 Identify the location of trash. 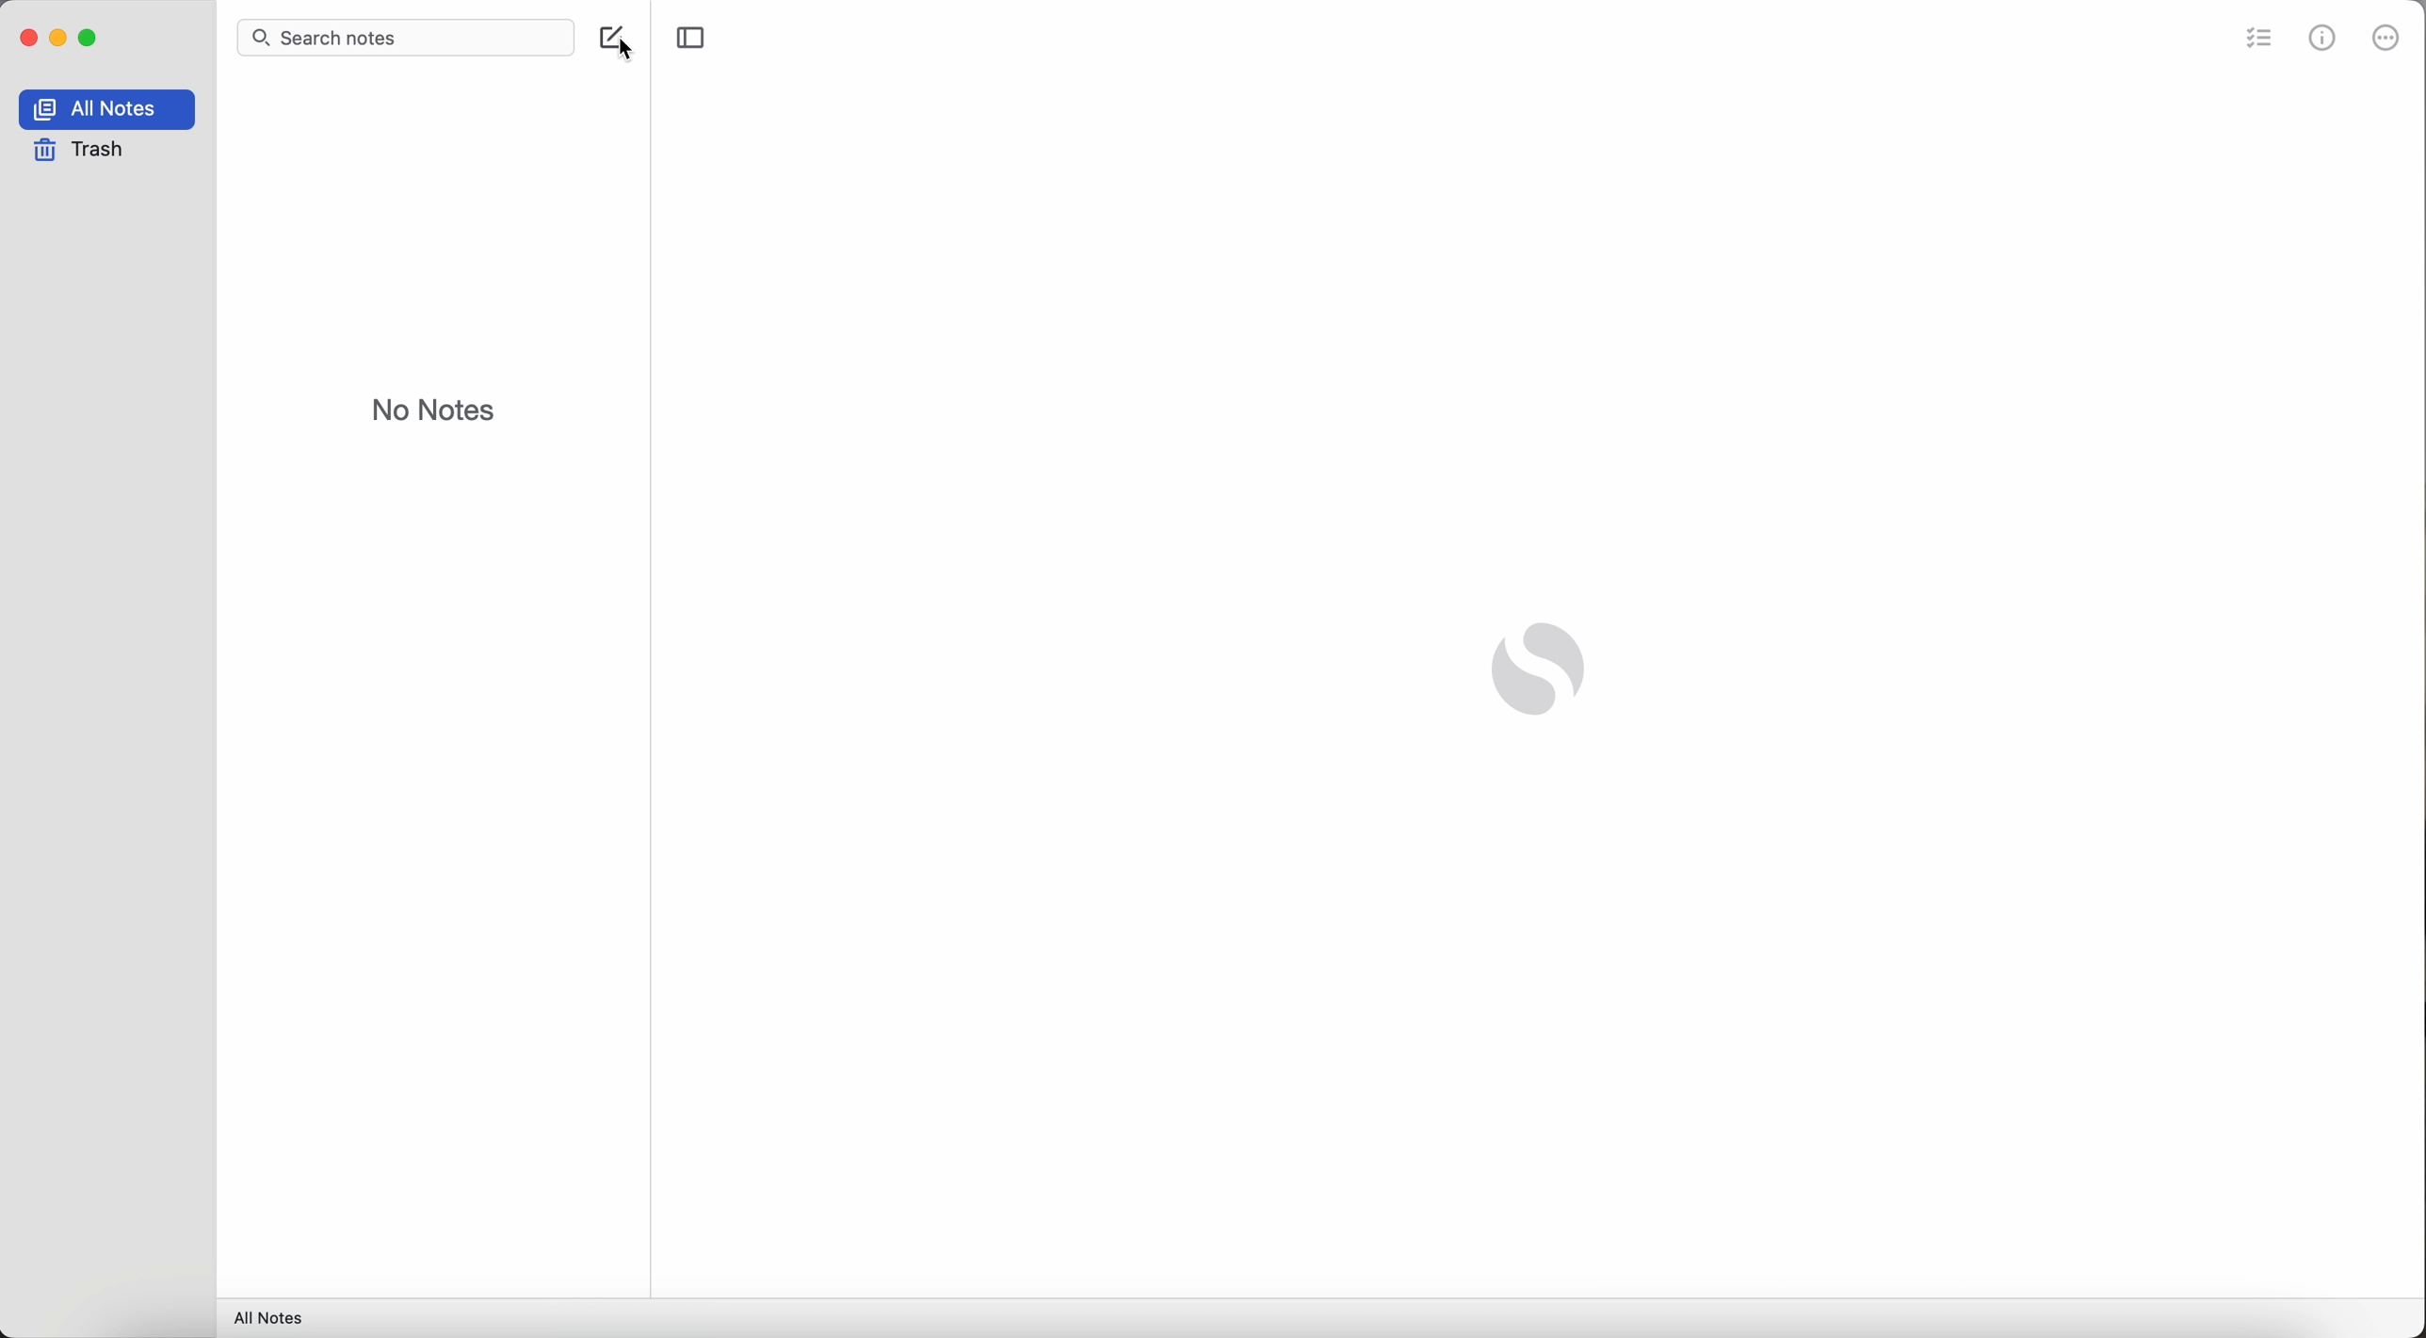
(79, 152).